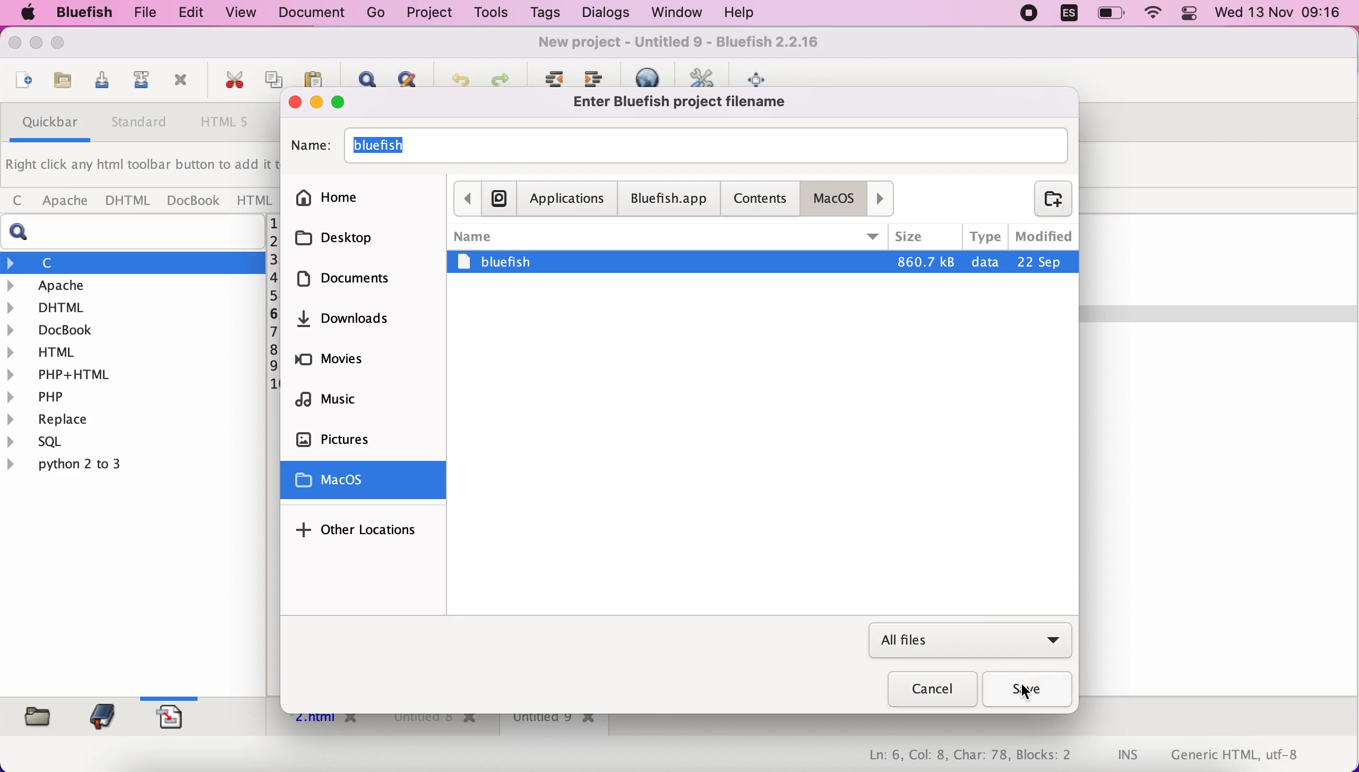  I want to click on paste, so click(313, 76).